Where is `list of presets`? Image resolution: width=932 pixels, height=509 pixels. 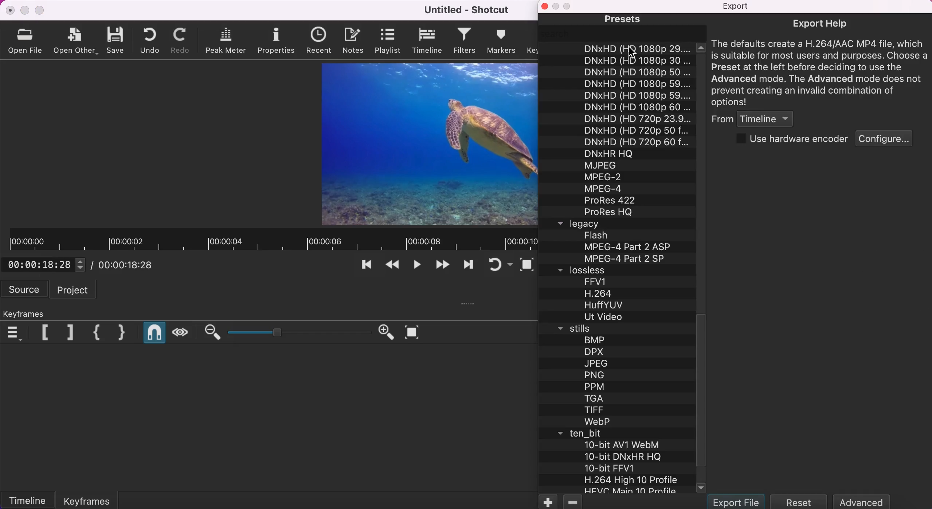 list of presets is located at coordinates (619, 130).